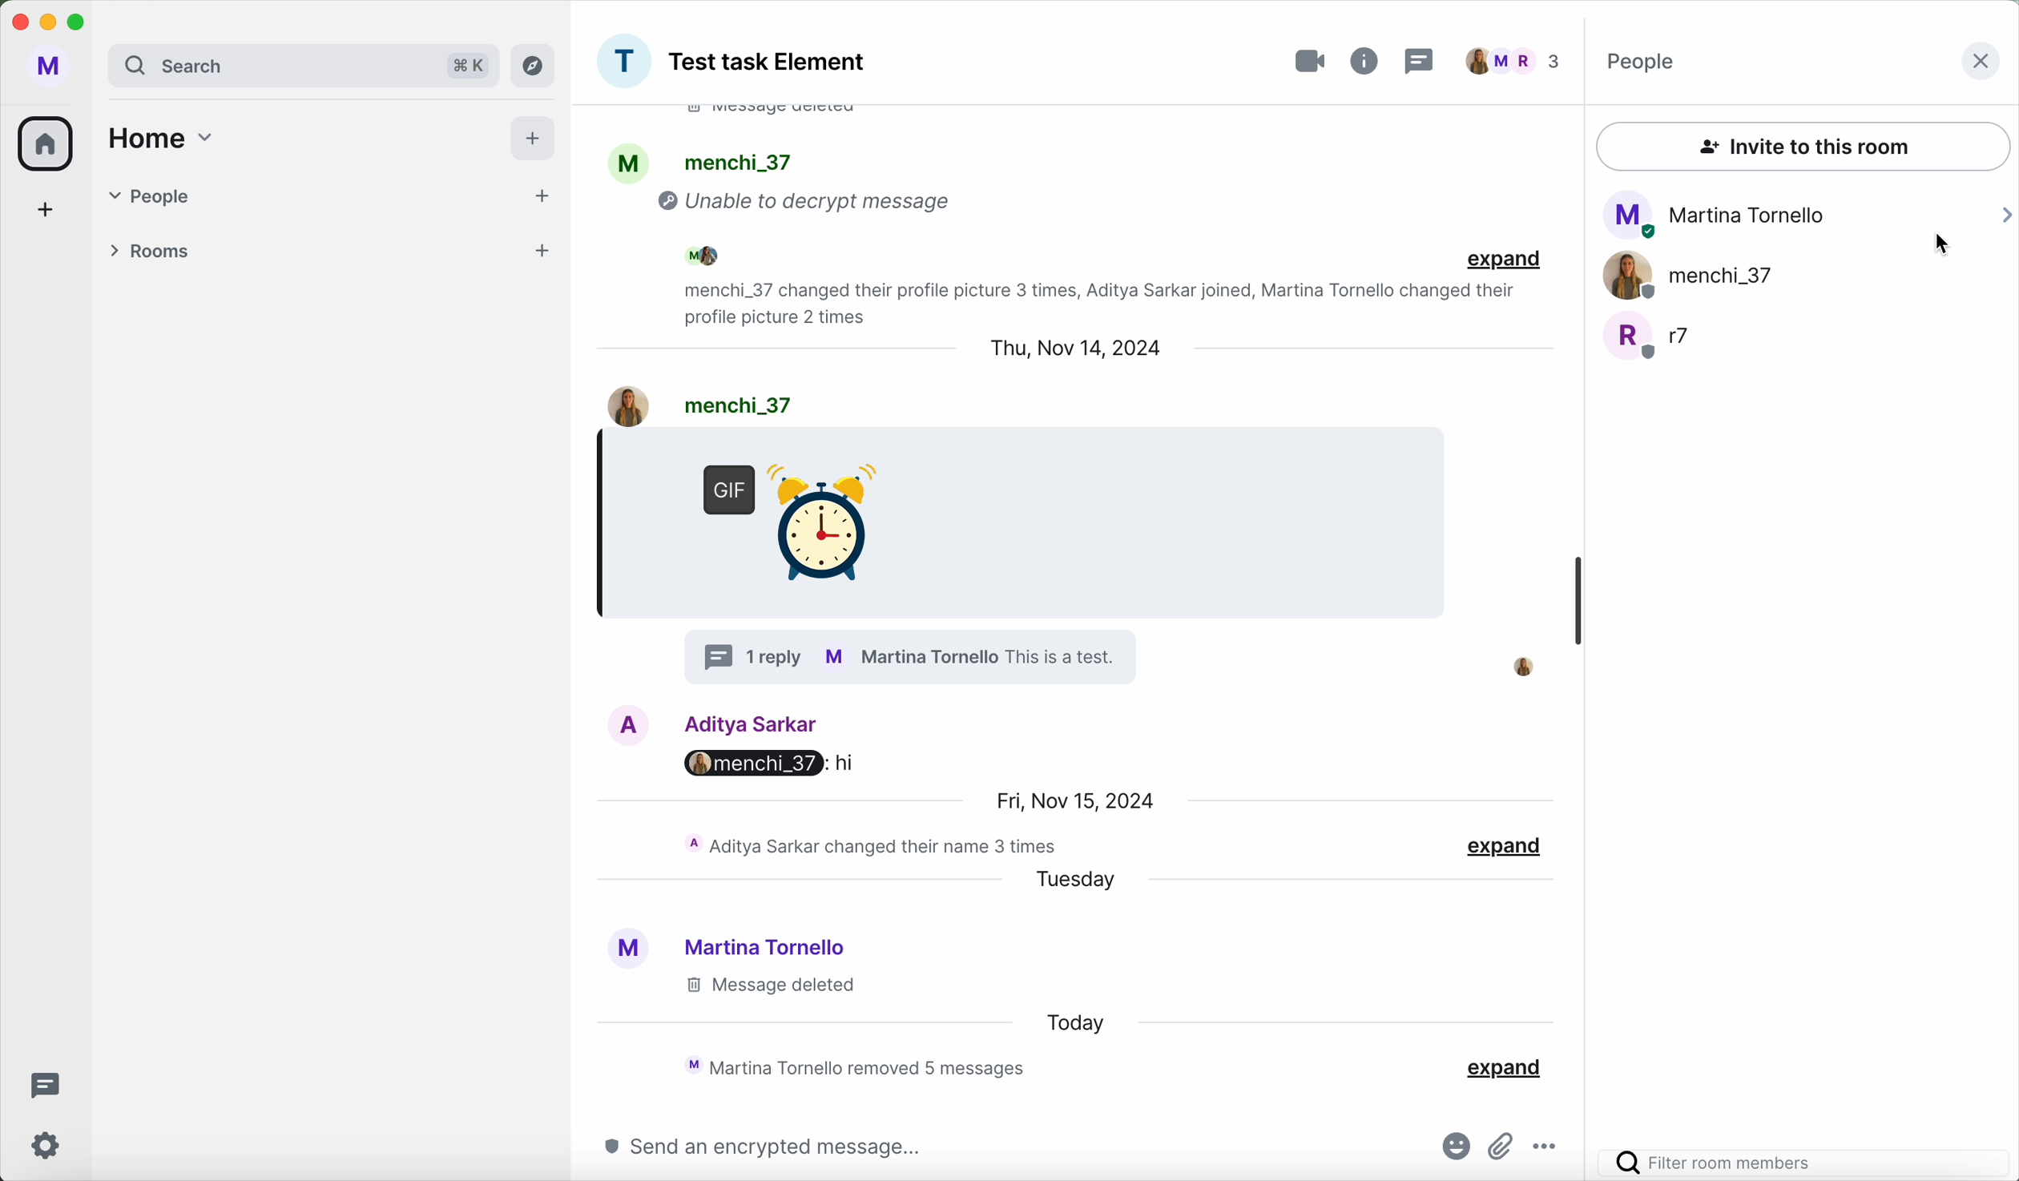 This screenshot has height=1181, width=2019. I want to click on people, so click(738, 161).